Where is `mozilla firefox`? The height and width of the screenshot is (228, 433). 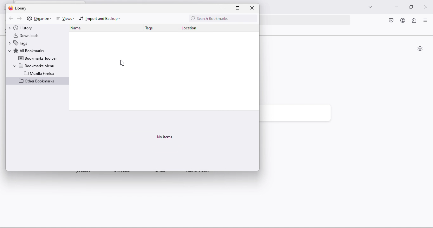 mozilla firefox is located at coordinates (40, 73).